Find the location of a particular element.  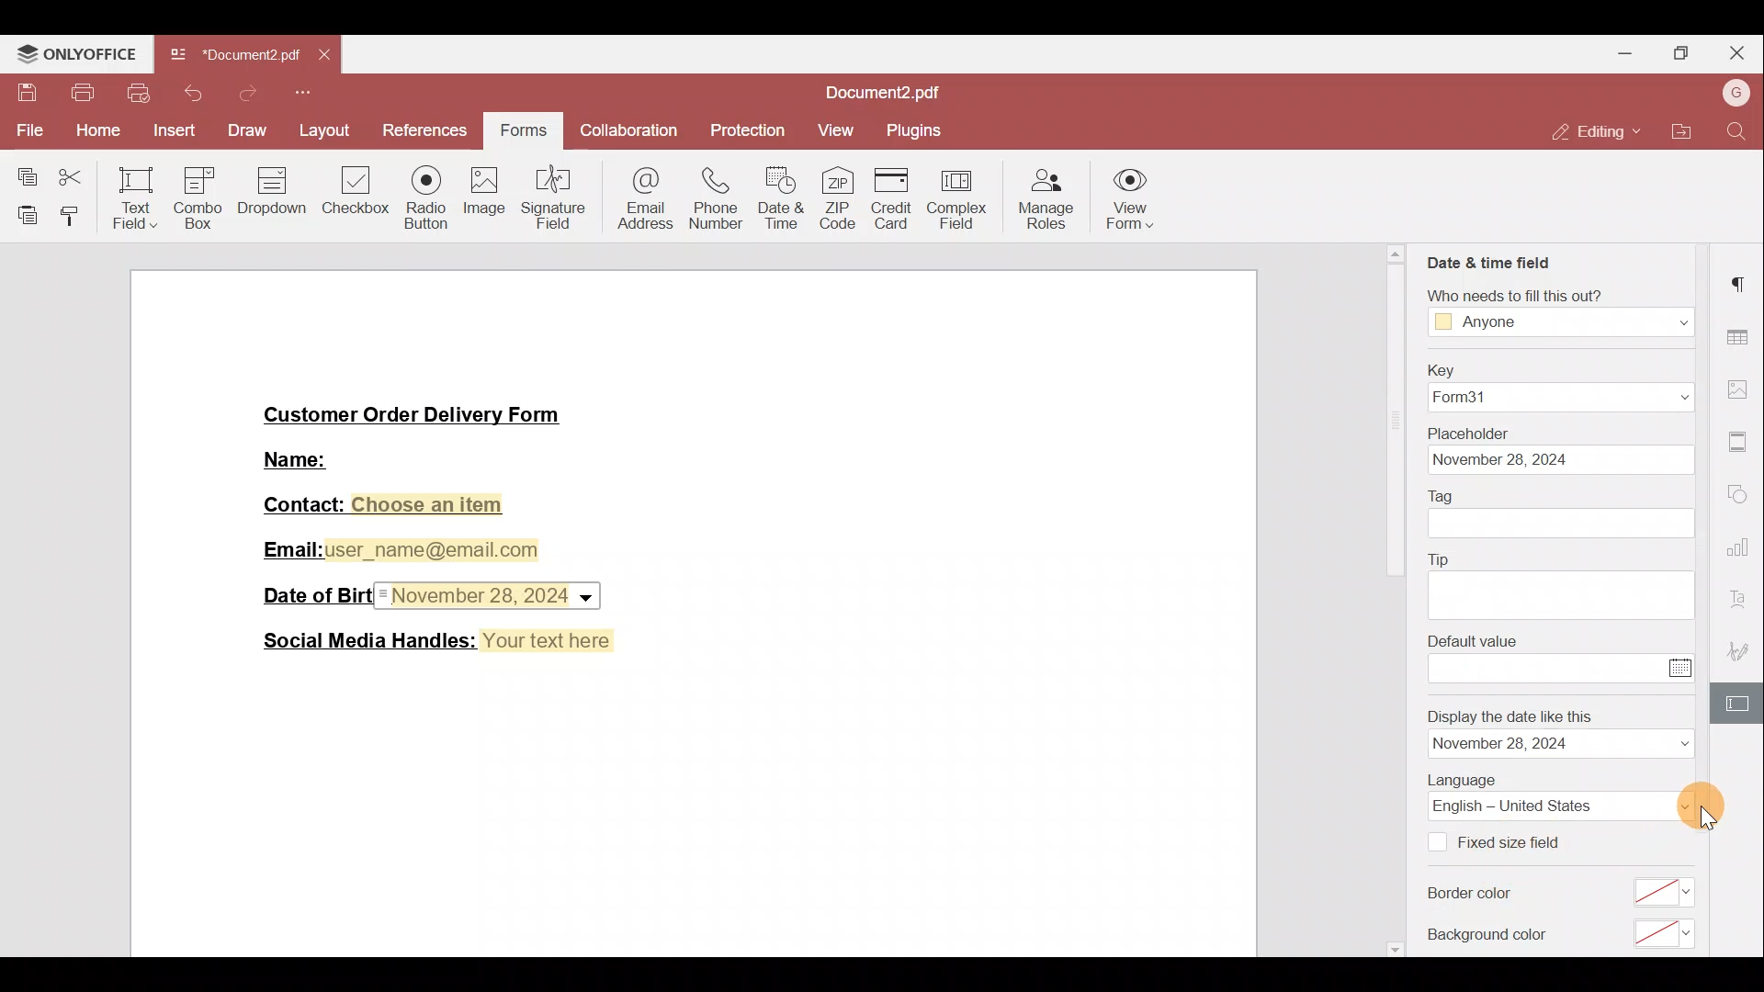

Chart settings is located at coordinates (1742, 554).